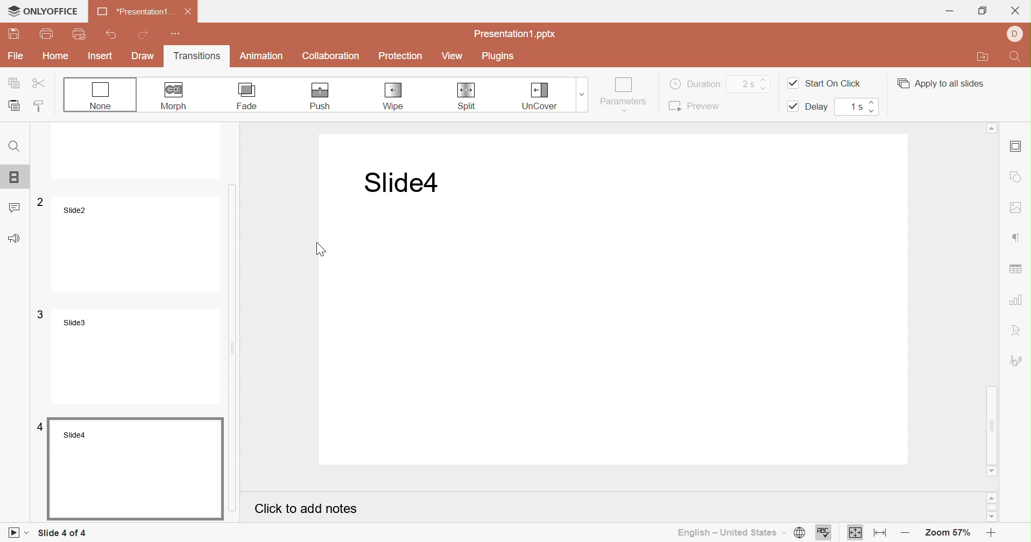 Image resolution: width=1031 pixels, height=542 pixels. I want to click on Slide 1 of 4, so click(62, 533).